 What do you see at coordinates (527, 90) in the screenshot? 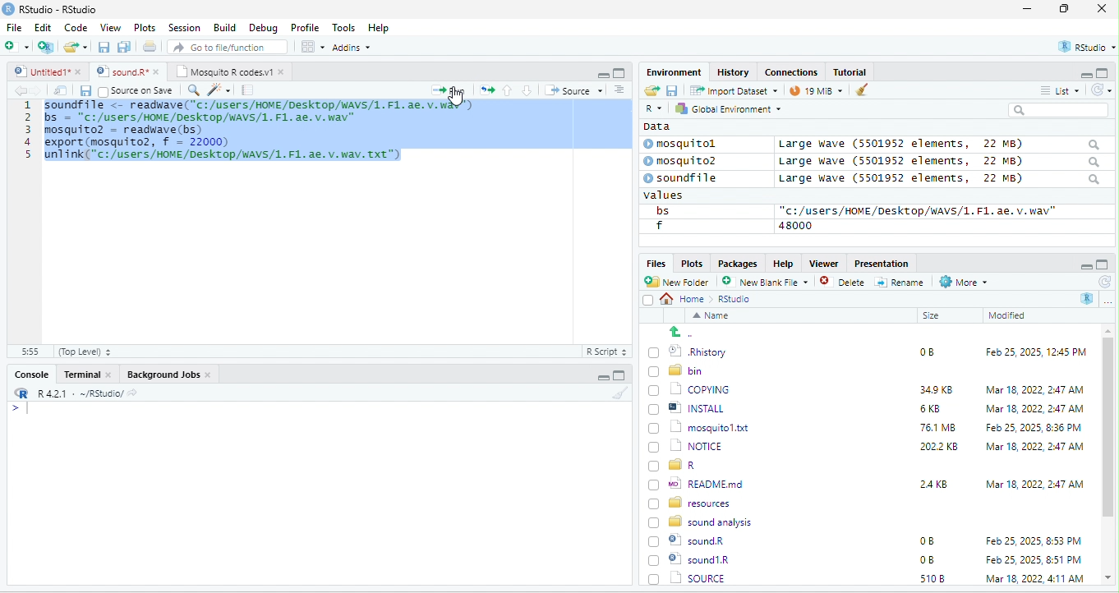
I see `down` at bounding box center [527, 90].